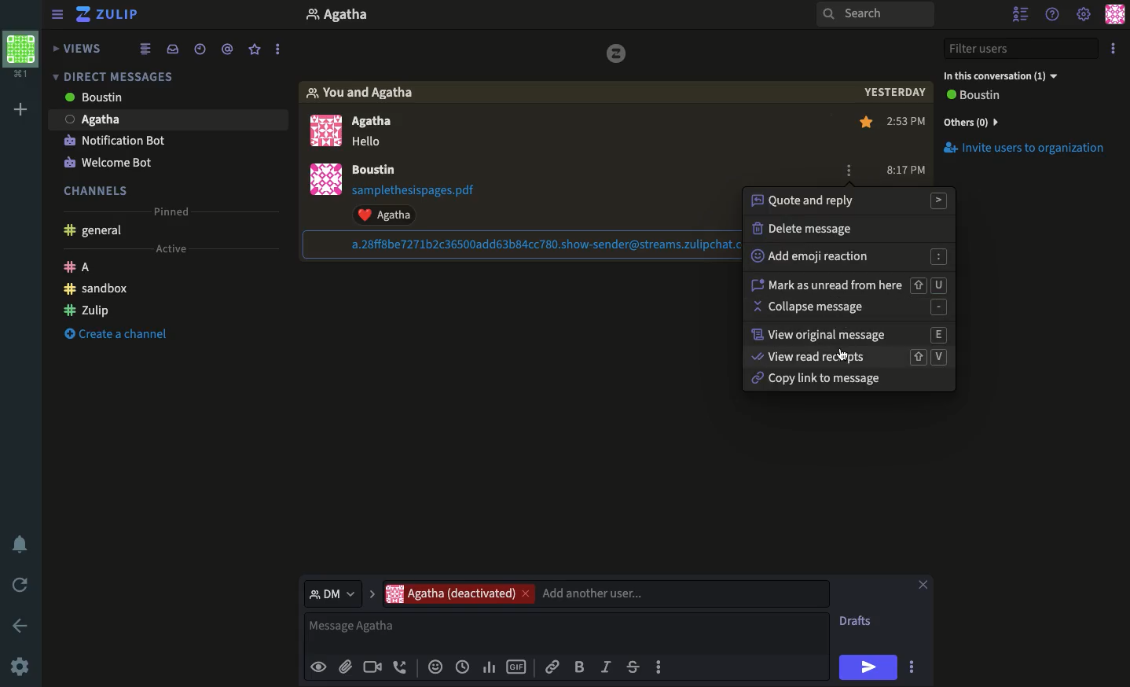 Image resolution: width=1130 pixels, height=687 pixels. Describe the element at coordinates (110, 16) in the screenshot. I see `Zulip` at that location.